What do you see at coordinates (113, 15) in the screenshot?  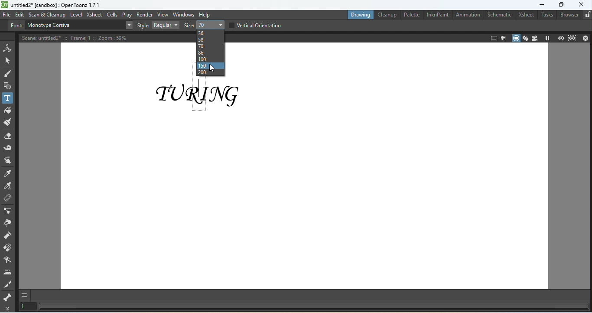 I see `Cells` at bounding box center [113, 15].